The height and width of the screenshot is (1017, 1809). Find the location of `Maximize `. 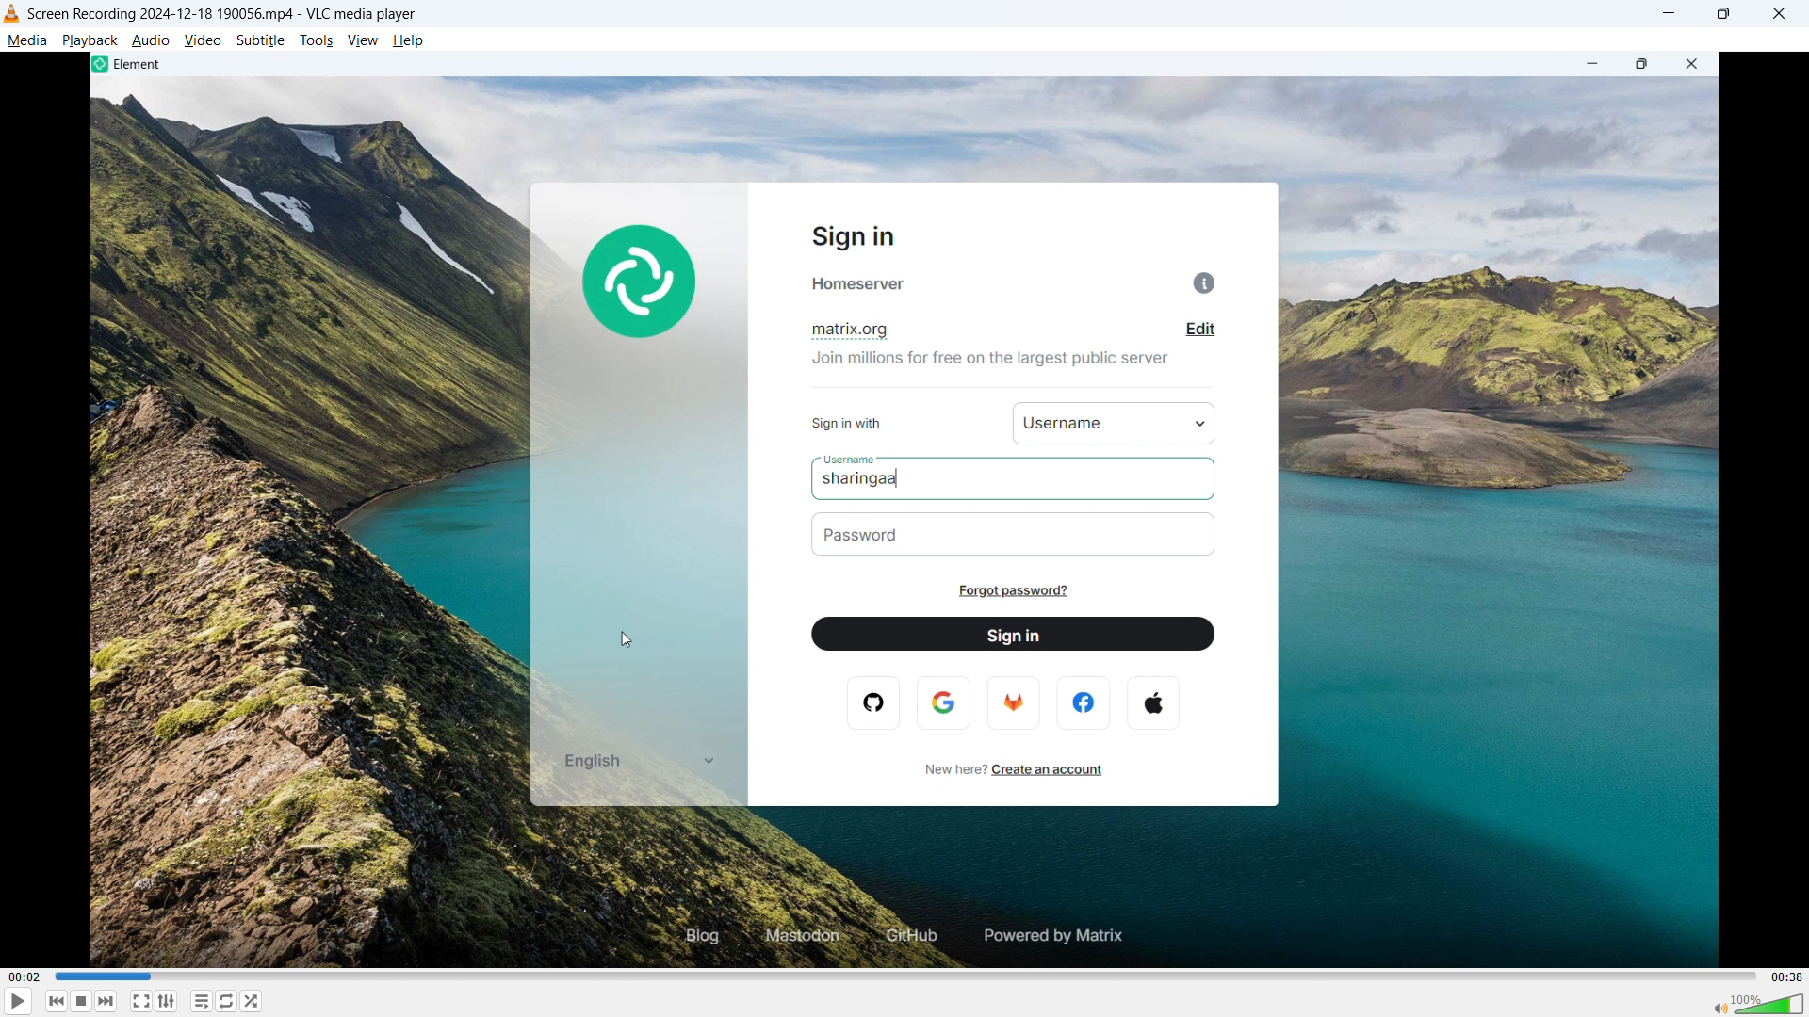

Maximize  is located at coordinates (1726, 14).